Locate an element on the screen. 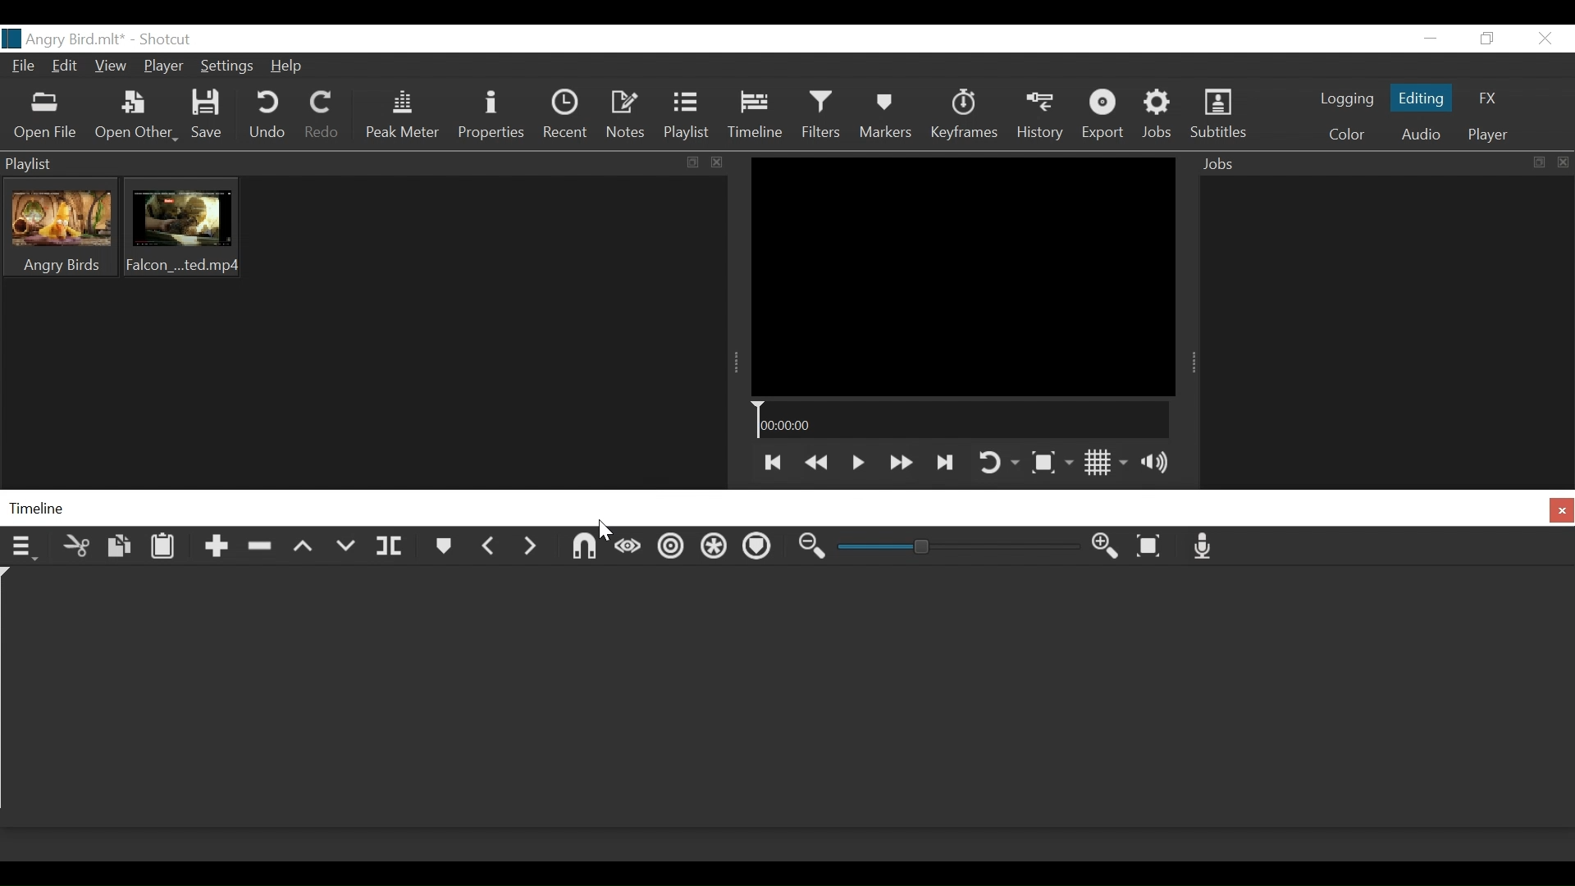 Image resolution: width=1575 pixels, height=886 pixels. History is located at coordinates (1039, 115).